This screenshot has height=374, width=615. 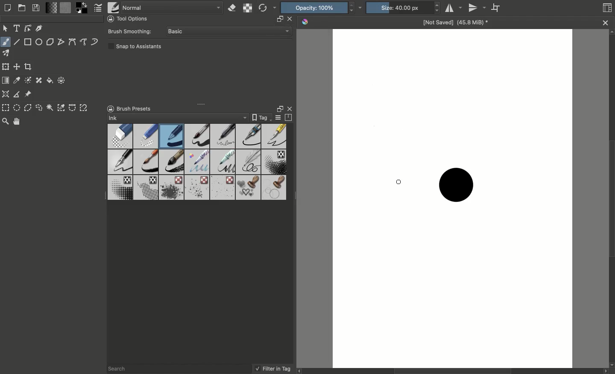 I want to click on Text, so click(x=18, y=28).